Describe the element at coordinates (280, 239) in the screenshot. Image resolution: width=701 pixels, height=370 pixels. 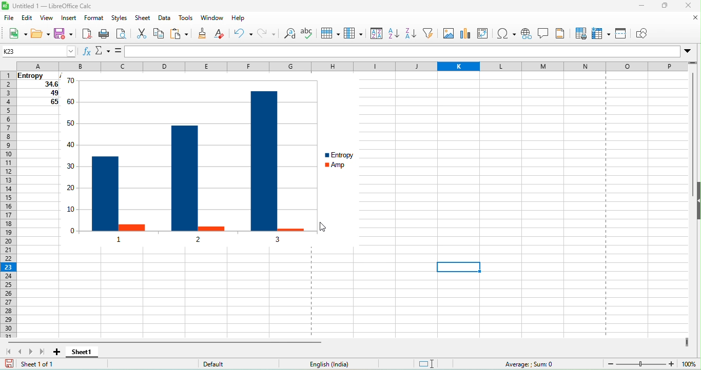
I see `3` at that location.